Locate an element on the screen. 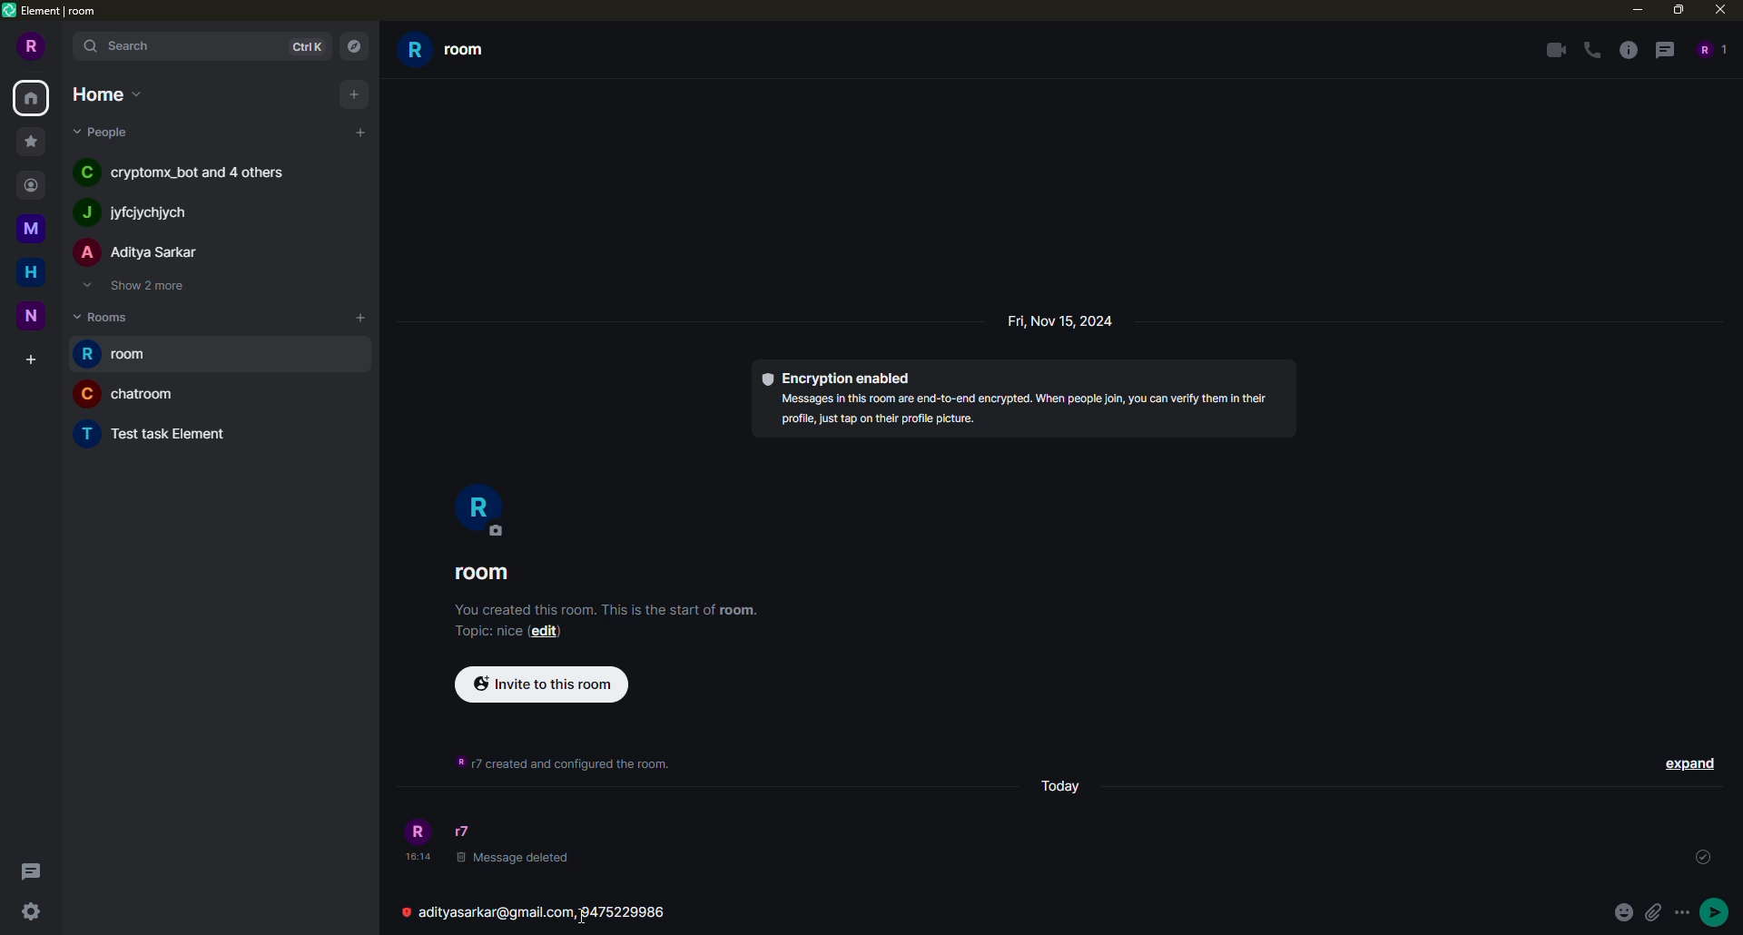 The width and height of the screenshot is (1743, 935). show 2 more is located at coordinates (142, 287).